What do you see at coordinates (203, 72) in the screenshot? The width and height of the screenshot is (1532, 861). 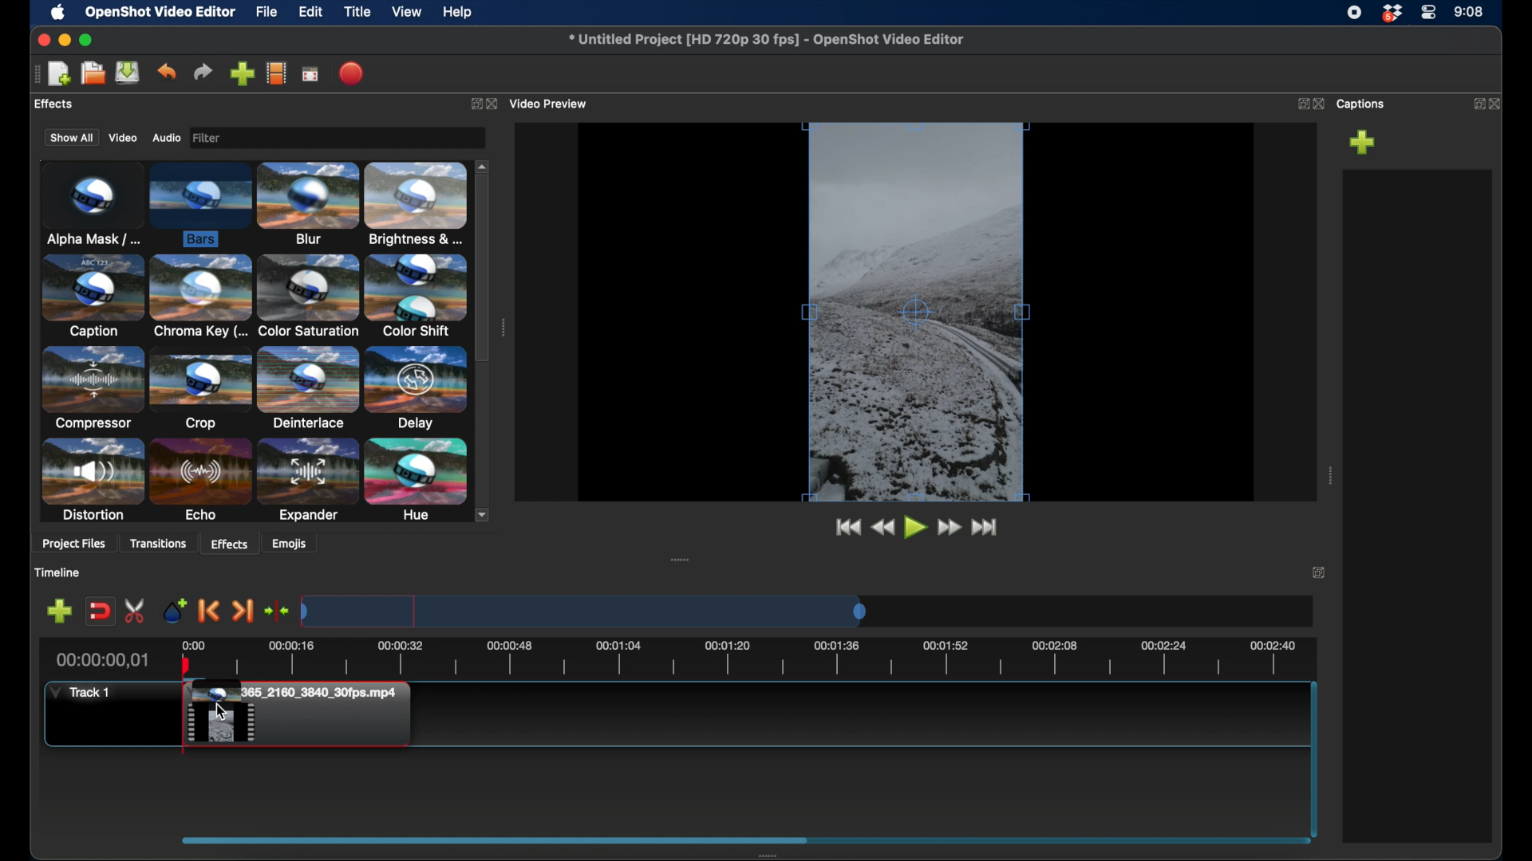 I see `redo` at bounding box center [203, 72].